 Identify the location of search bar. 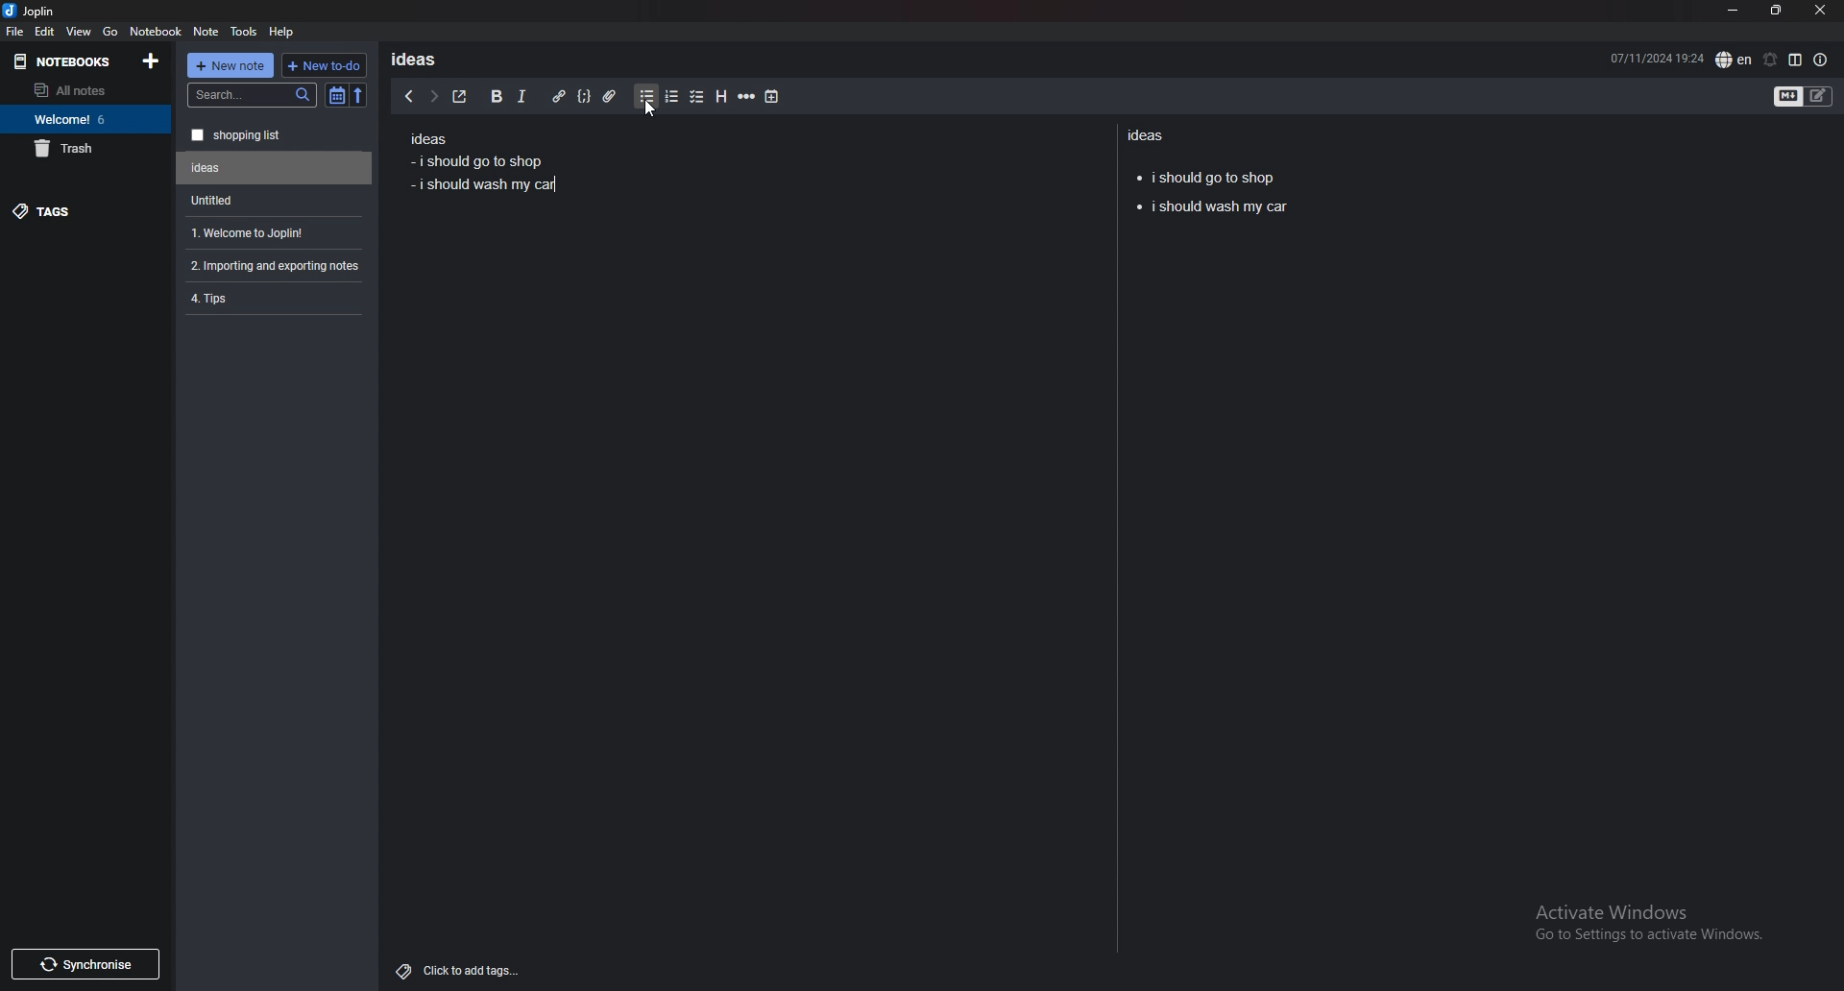
(253, 95).